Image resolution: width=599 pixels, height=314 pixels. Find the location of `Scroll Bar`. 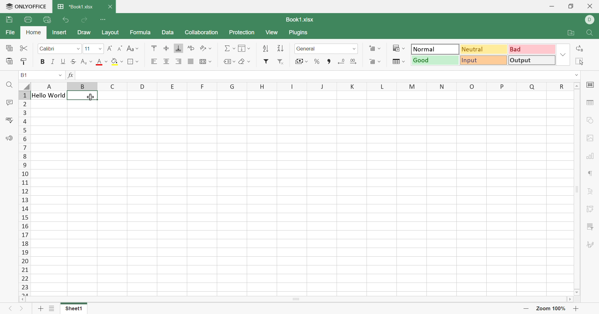

Scroll Bar is located at coordinates (295, 299).